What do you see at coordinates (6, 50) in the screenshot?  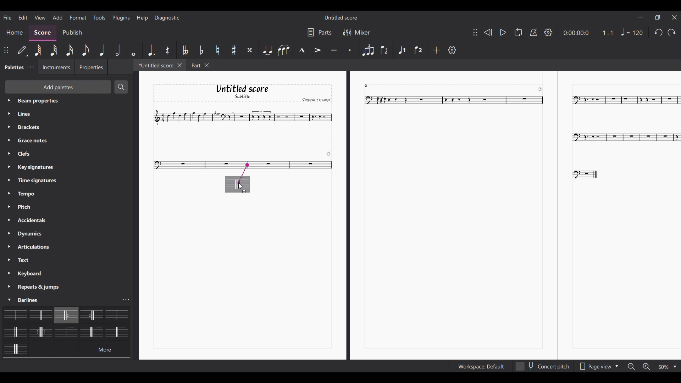 I see `Change position` at bounding box center [6, 50].